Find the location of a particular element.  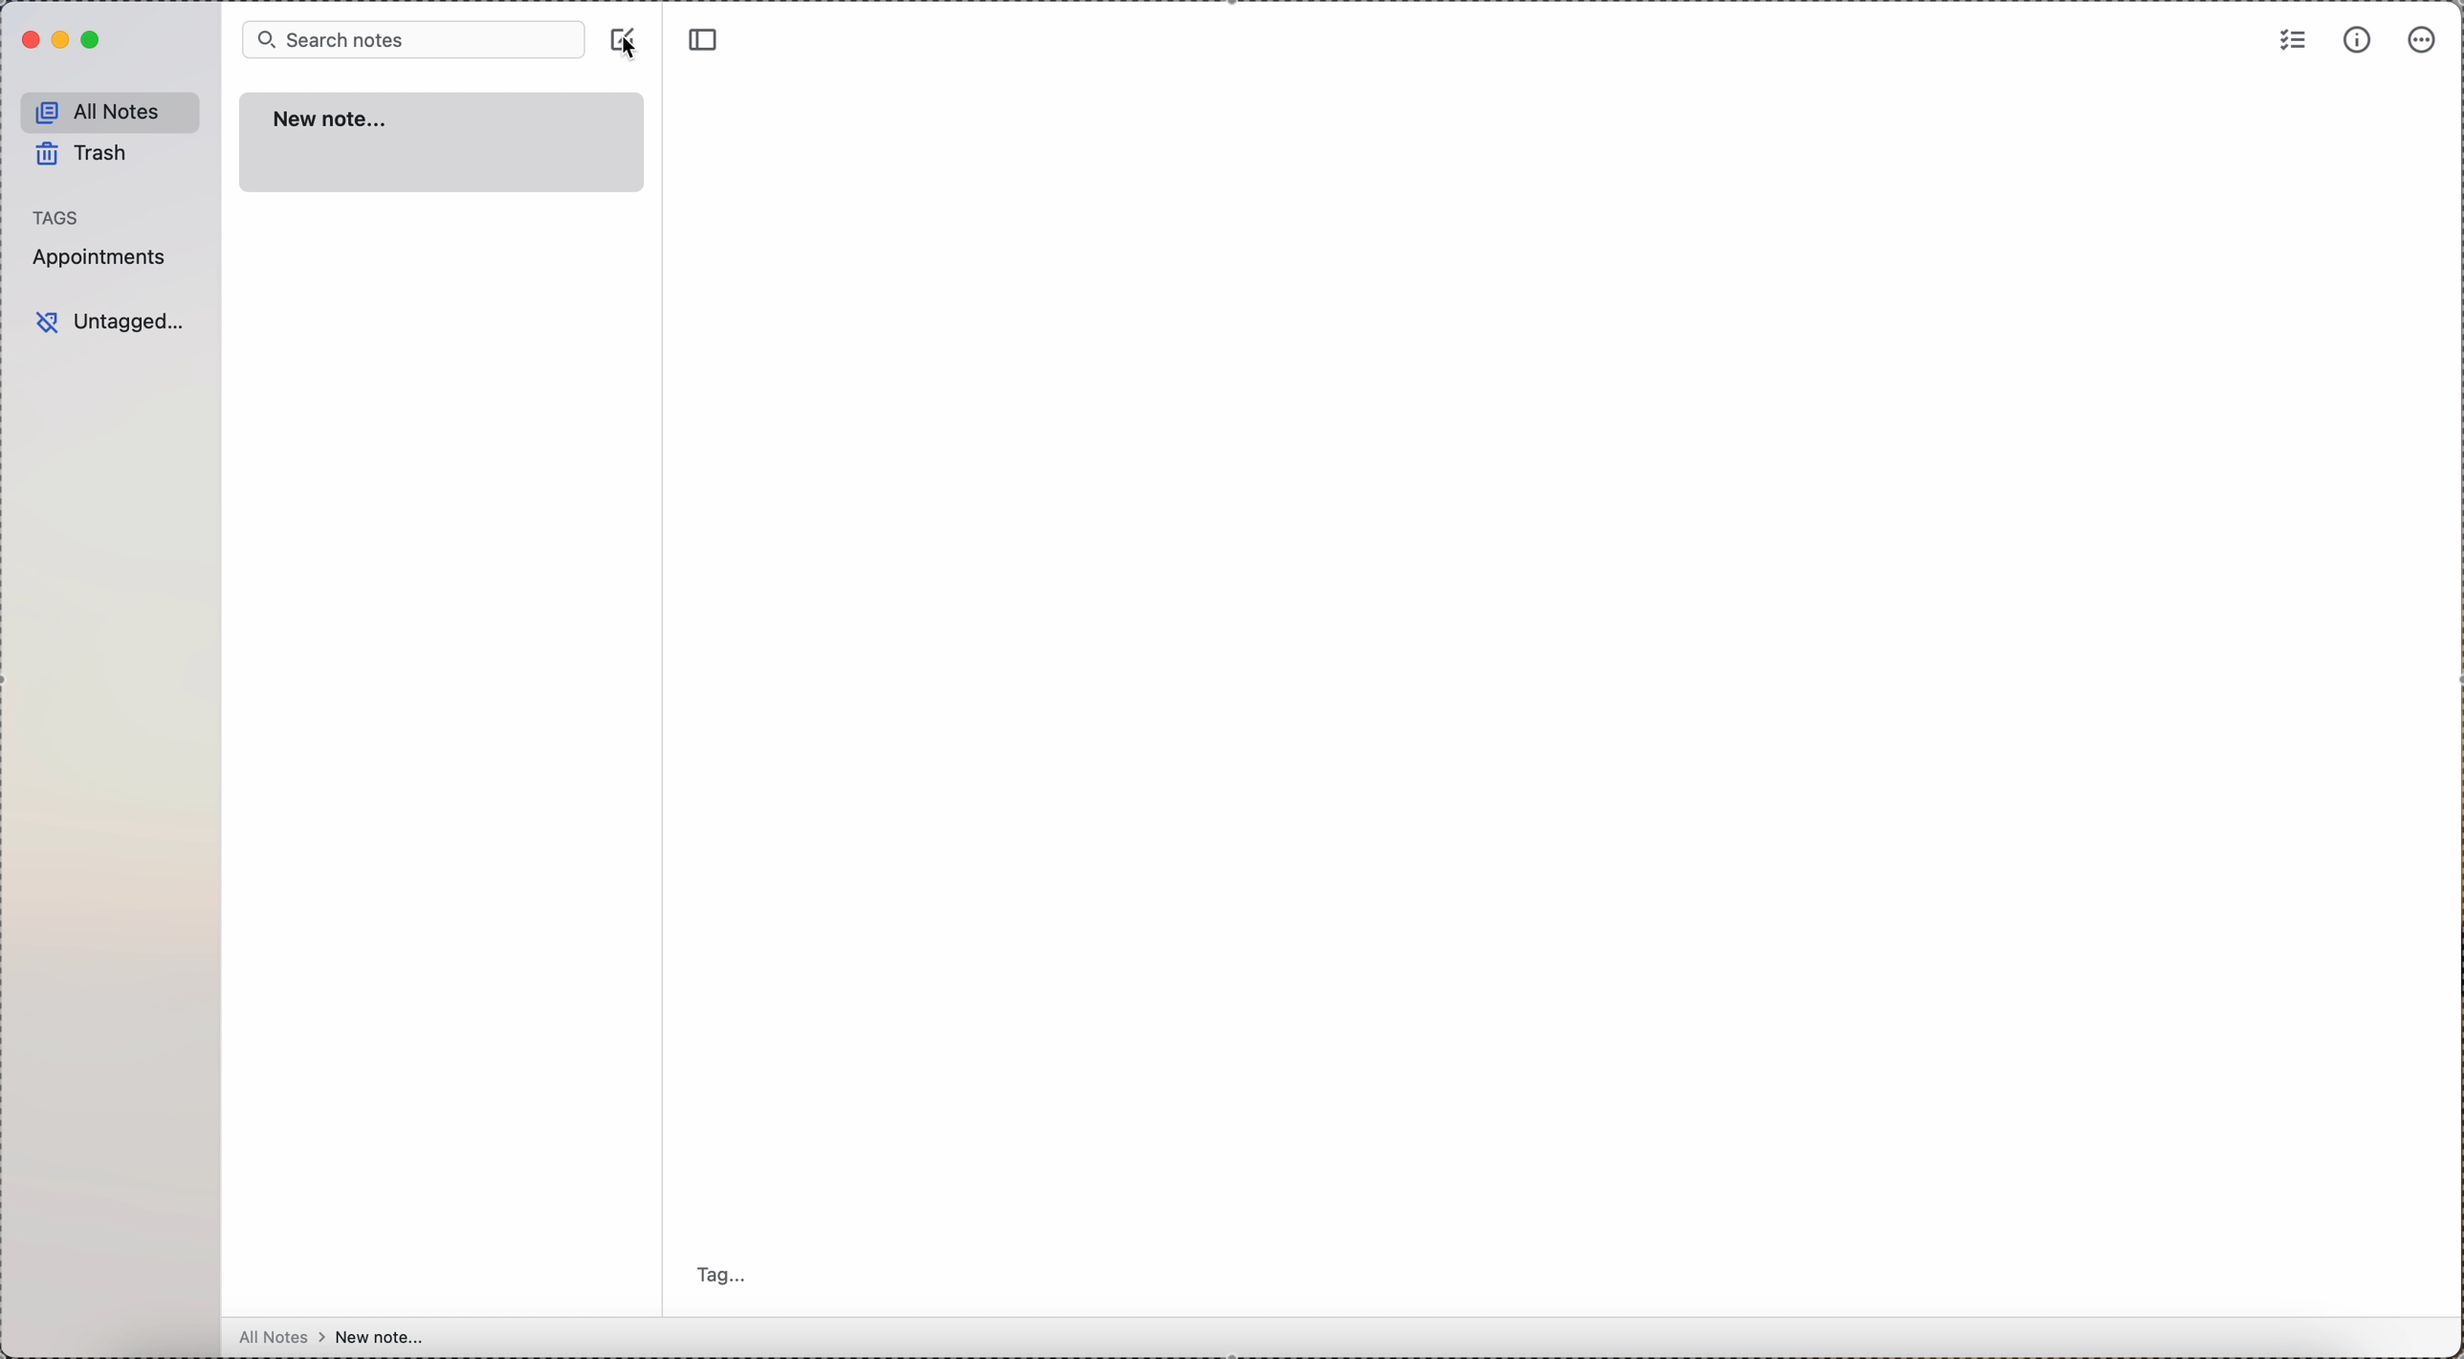

metrics is located at coordinates (2356, 41).